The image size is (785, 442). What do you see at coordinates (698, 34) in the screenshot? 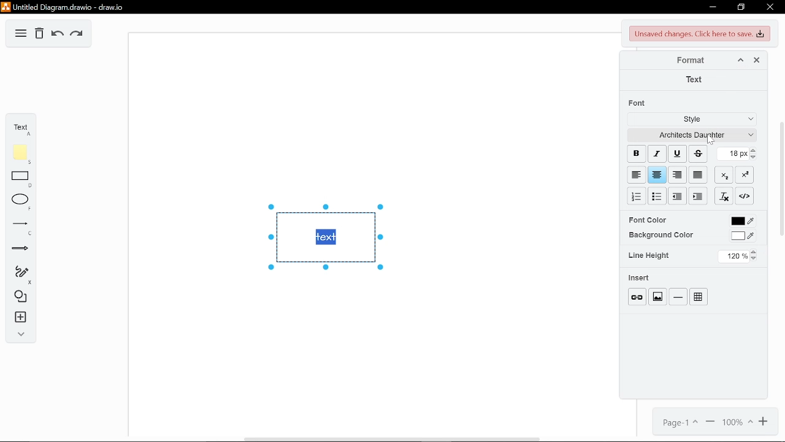
I see `unsaved changes. Click here to save ` at bounding box center [698, 34].